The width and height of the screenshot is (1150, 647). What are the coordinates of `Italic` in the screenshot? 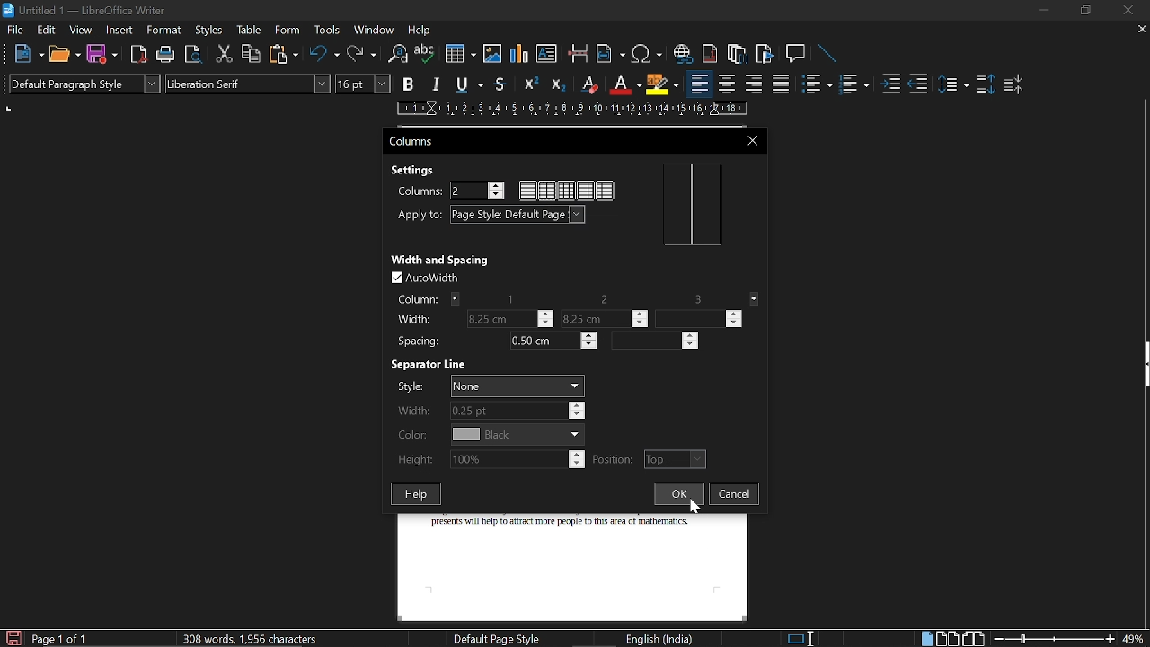 It's located at (437, 84).